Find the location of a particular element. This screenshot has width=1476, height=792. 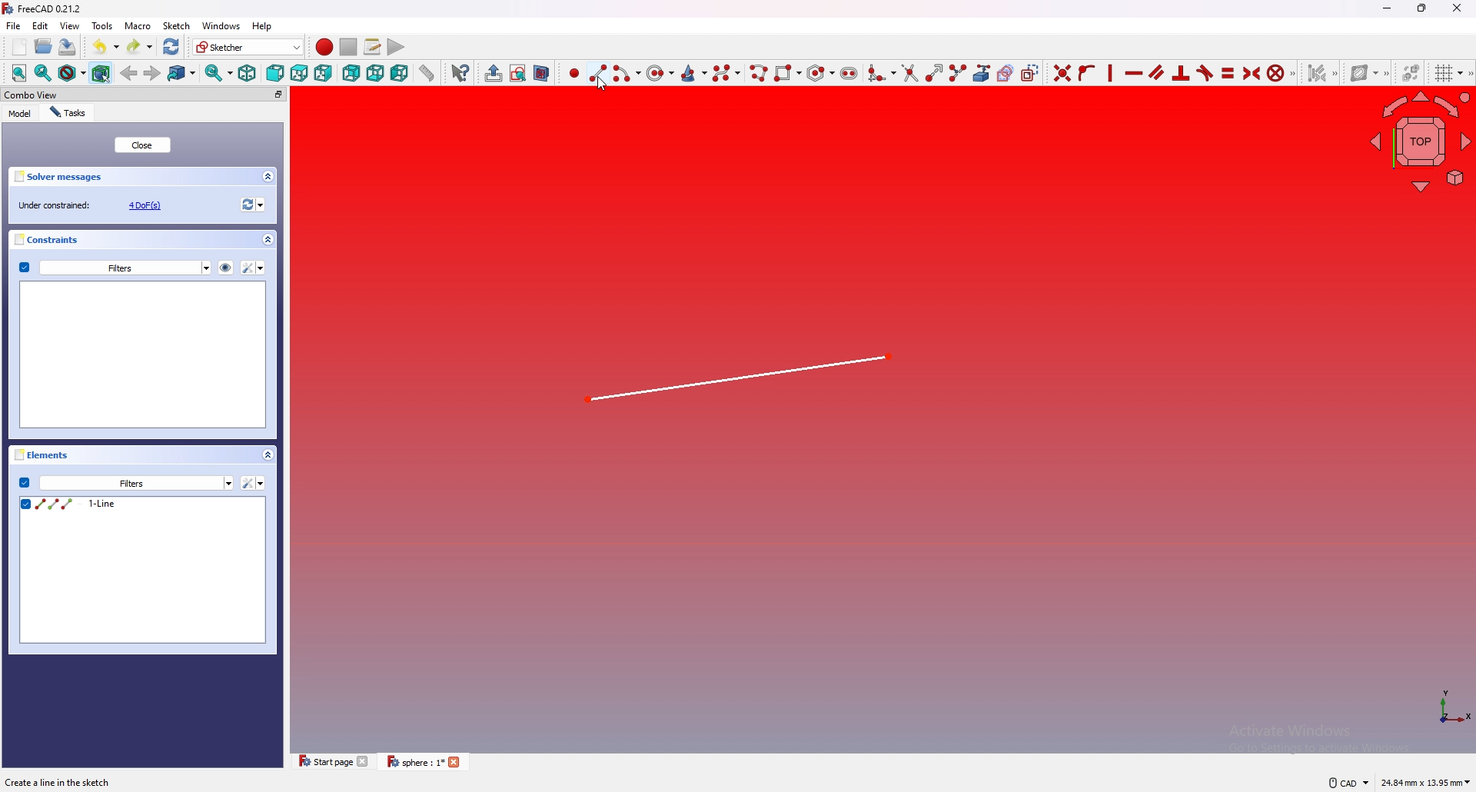

View is located at coordinates (1419, 144).